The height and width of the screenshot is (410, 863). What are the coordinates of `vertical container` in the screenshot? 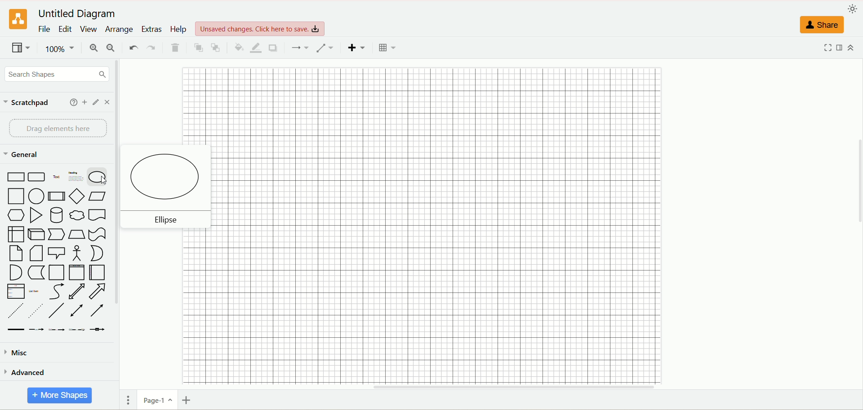 It's located at (77, 272).